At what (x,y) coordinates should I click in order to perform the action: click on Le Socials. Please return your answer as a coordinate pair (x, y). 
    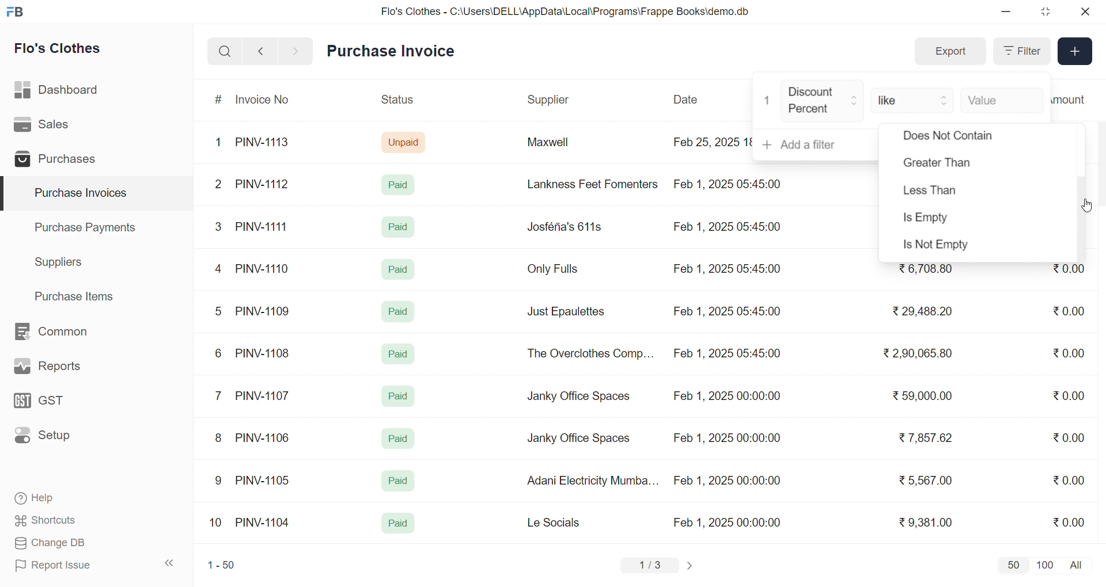
    Looking at the image, I should click on (563, 522).